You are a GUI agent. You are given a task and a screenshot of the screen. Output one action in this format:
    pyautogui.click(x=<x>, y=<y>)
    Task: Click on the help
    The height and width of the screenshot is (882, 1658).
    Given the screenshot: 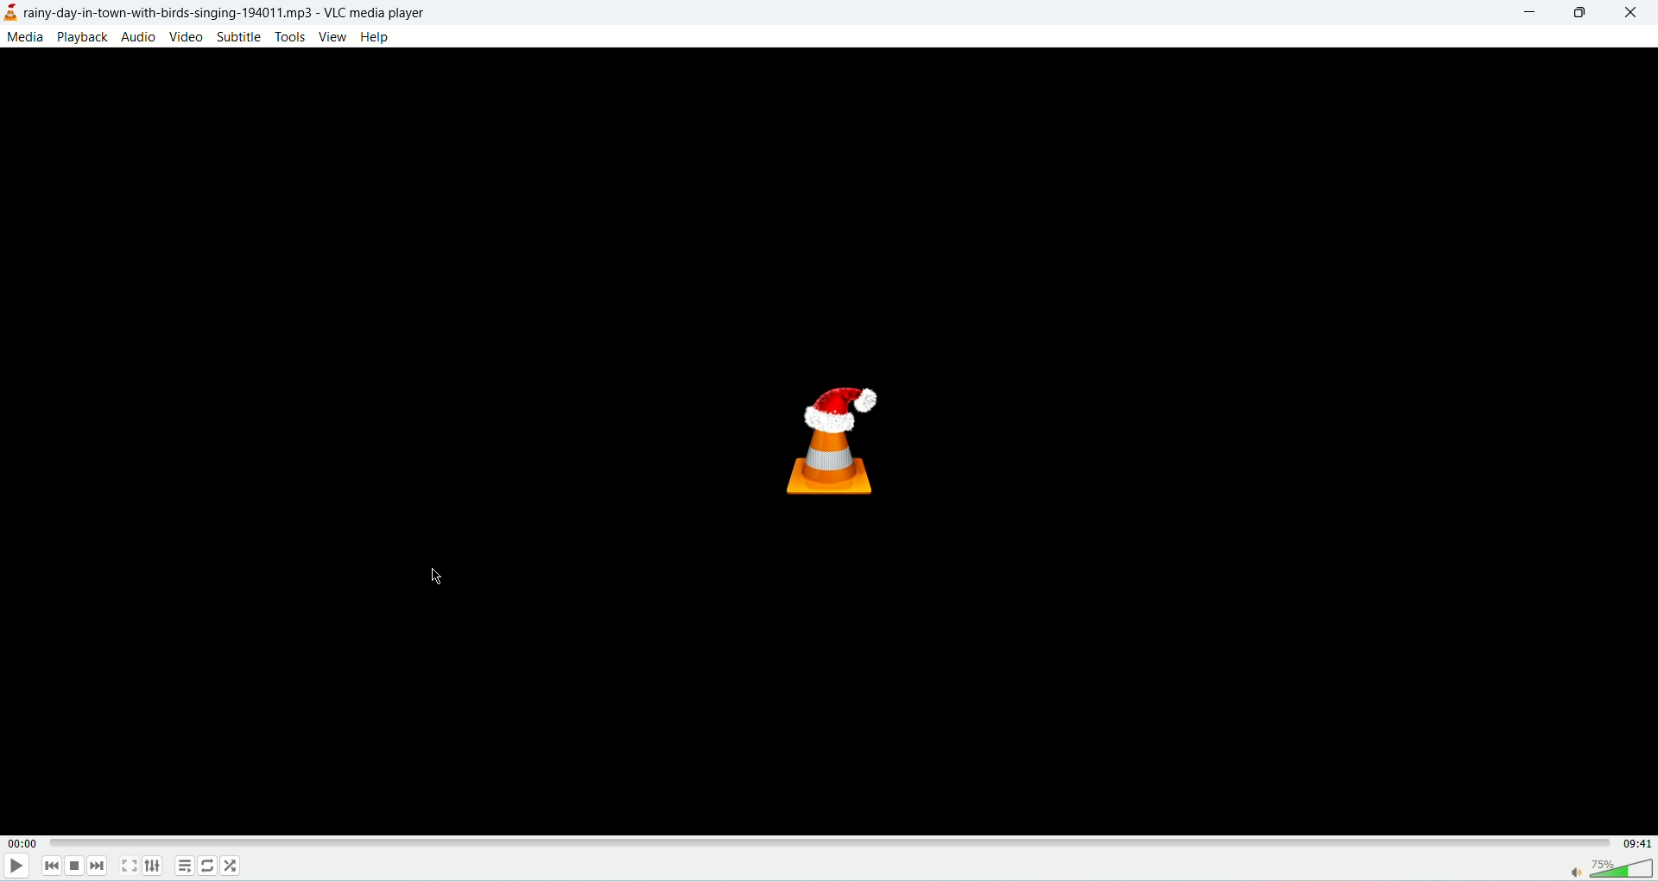 What is the action you would take?
    pyautogui.click(x=378, y=39)
    